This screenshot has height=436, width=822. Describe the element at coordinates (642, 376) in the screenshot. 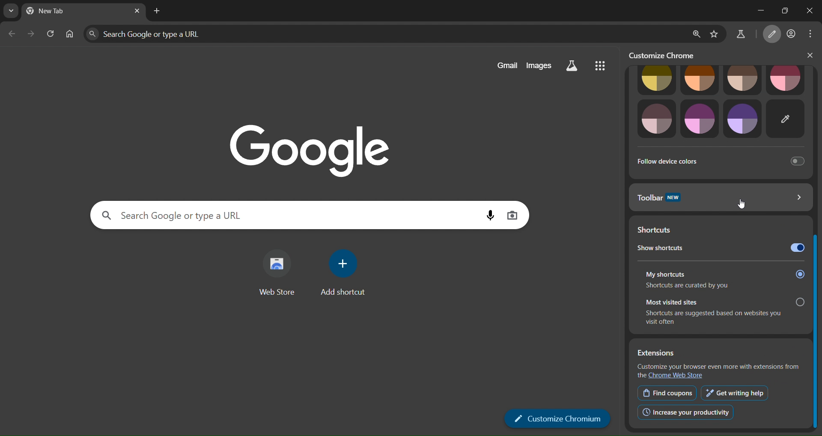

I see `the` at that location.